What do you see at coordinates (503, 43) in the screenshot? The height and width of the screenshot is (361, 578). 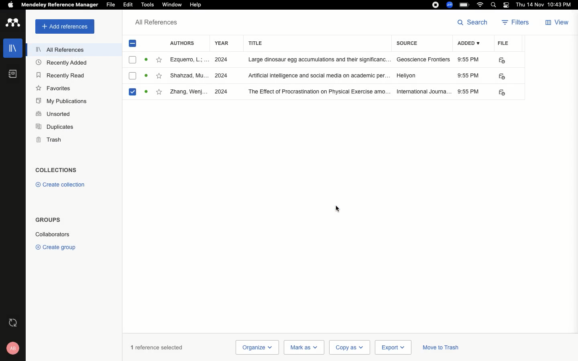 I see `File` at bounding box center [503, 43].